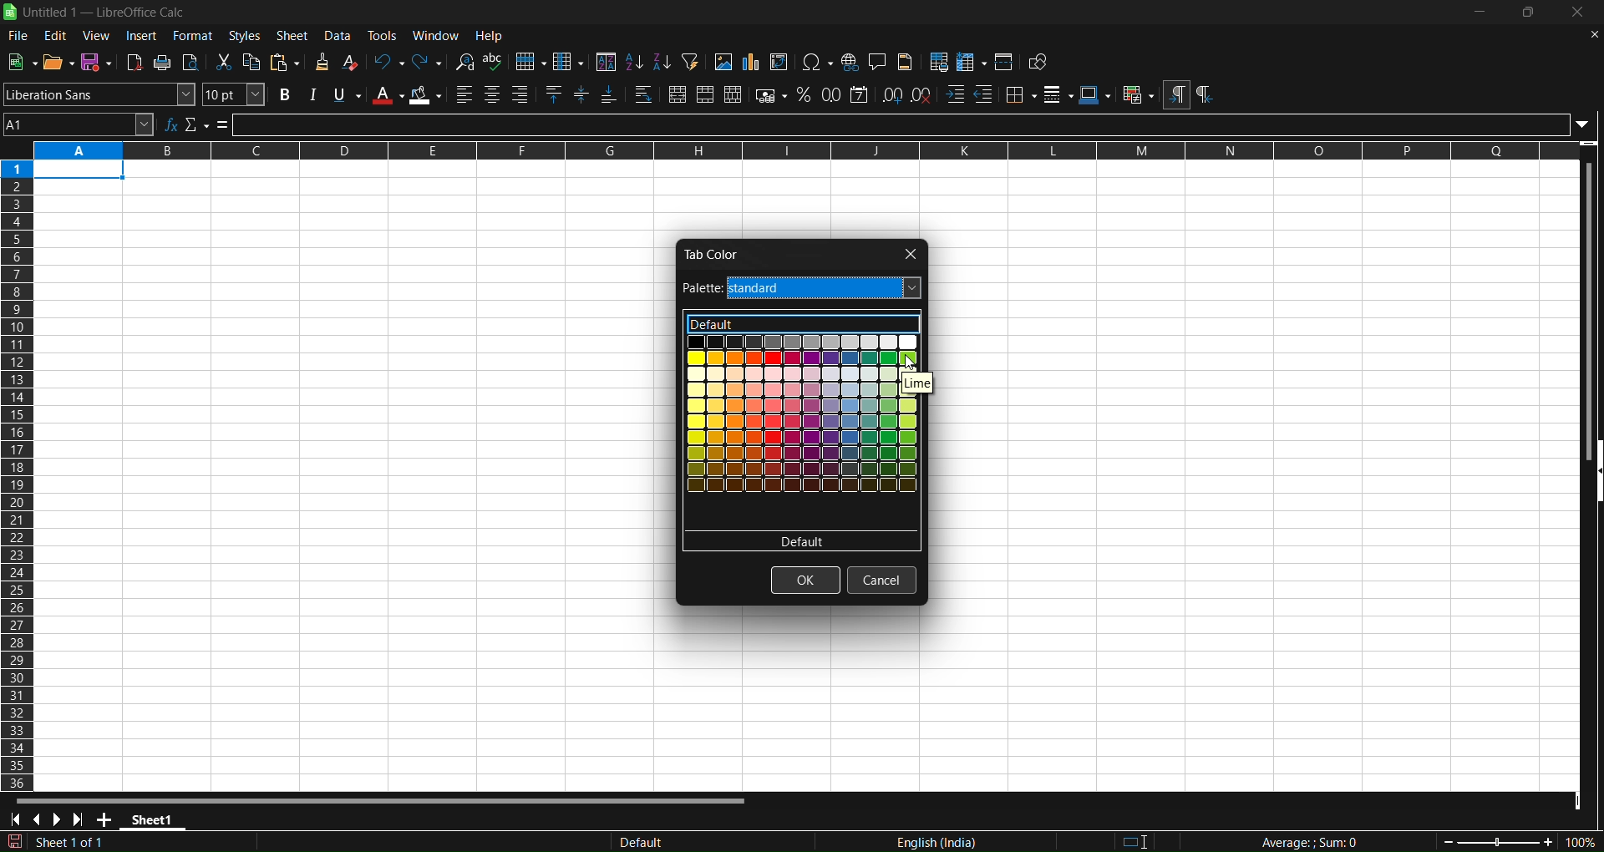 This screenshot has height=852, width=1604. Describe the element at coordinates (386, 35) in the screenshot. I see `tools` at that location.